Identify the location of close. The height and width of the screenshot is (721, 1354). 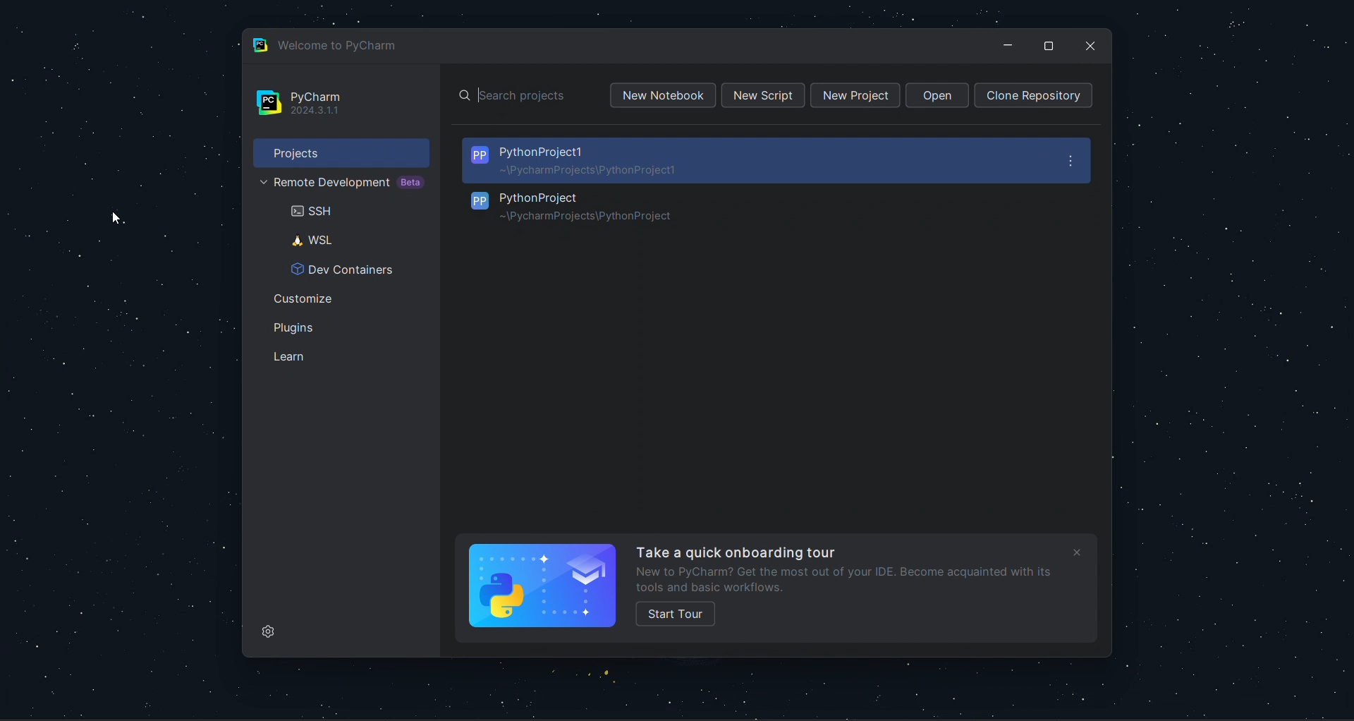
(1075, 550).